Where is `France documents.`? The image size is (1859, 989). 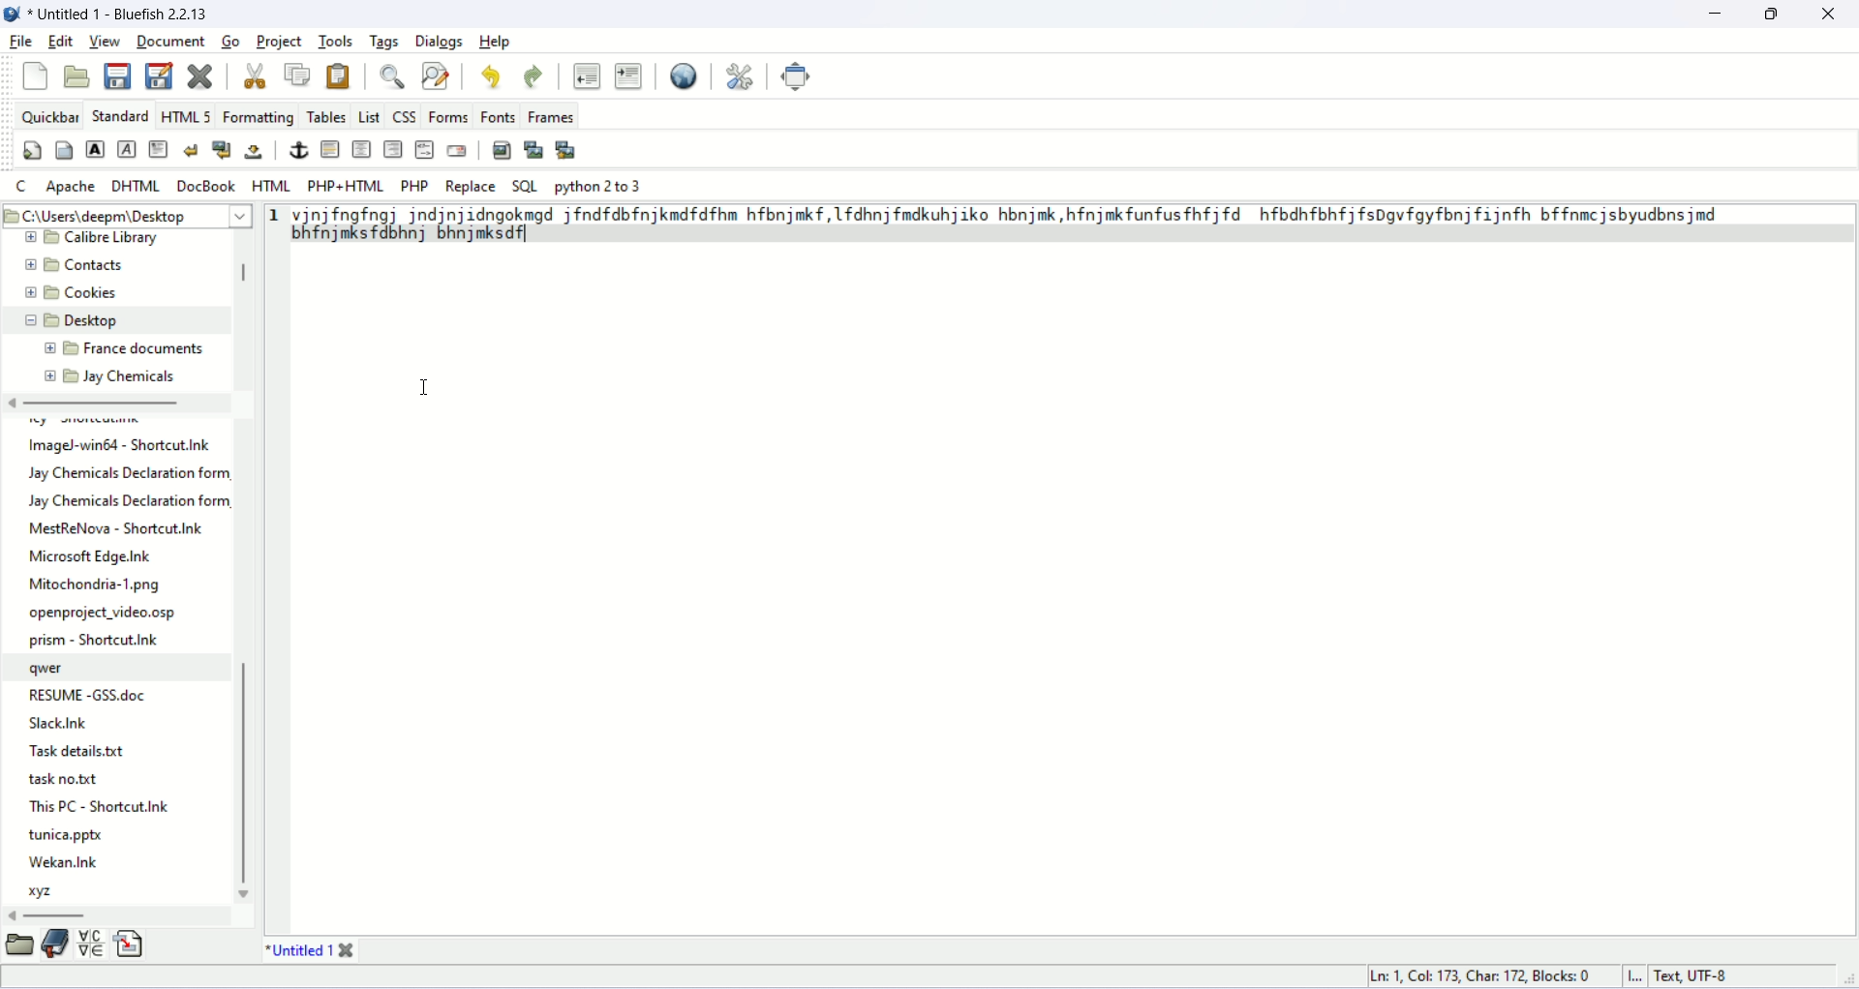
France documents. is located at coordinates (145, 349).